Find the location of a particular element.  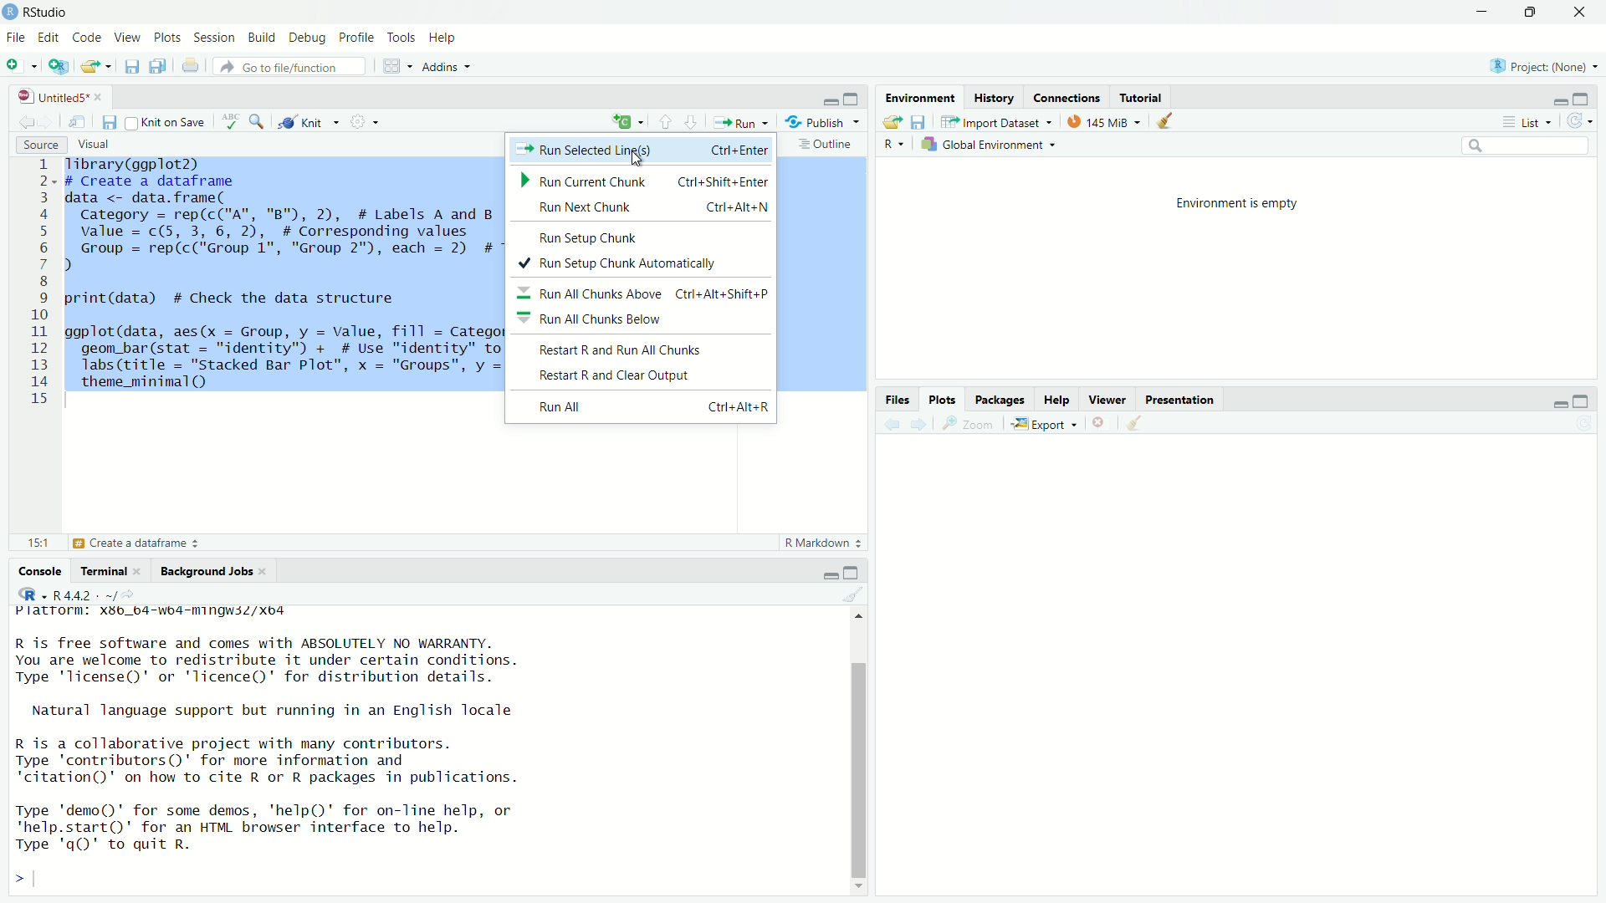

Insert new code chunk is located at coordinates (625, 120).